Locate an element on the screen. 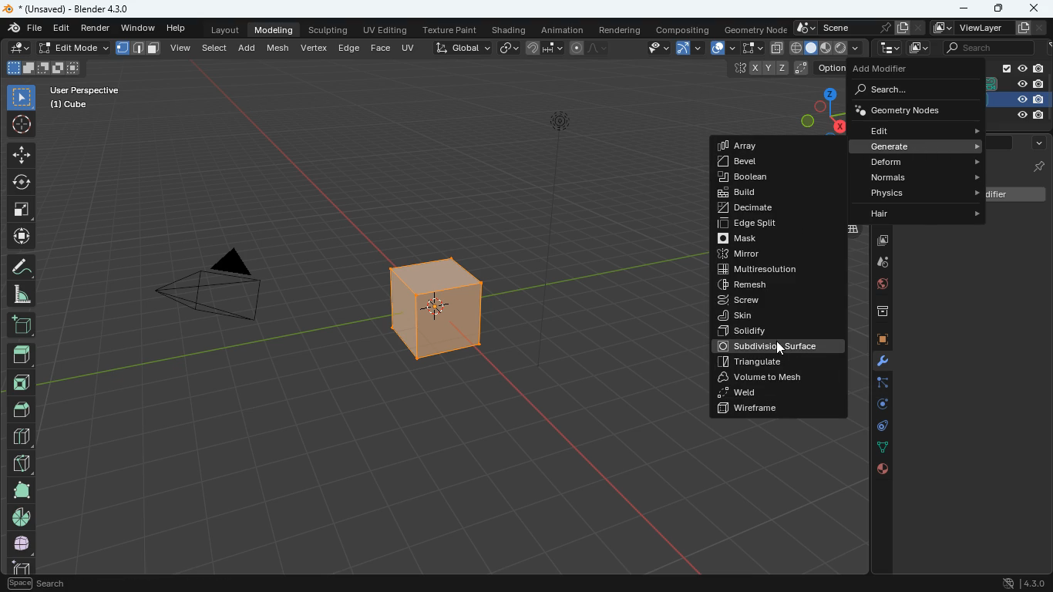 The height and width of the screenshot is (592, 1053). move is located at coordinates (22, 238).